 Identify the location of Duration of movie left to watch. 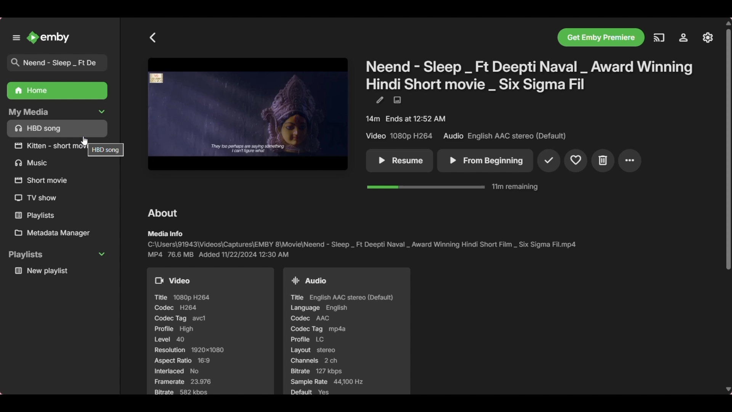
(453, 187).